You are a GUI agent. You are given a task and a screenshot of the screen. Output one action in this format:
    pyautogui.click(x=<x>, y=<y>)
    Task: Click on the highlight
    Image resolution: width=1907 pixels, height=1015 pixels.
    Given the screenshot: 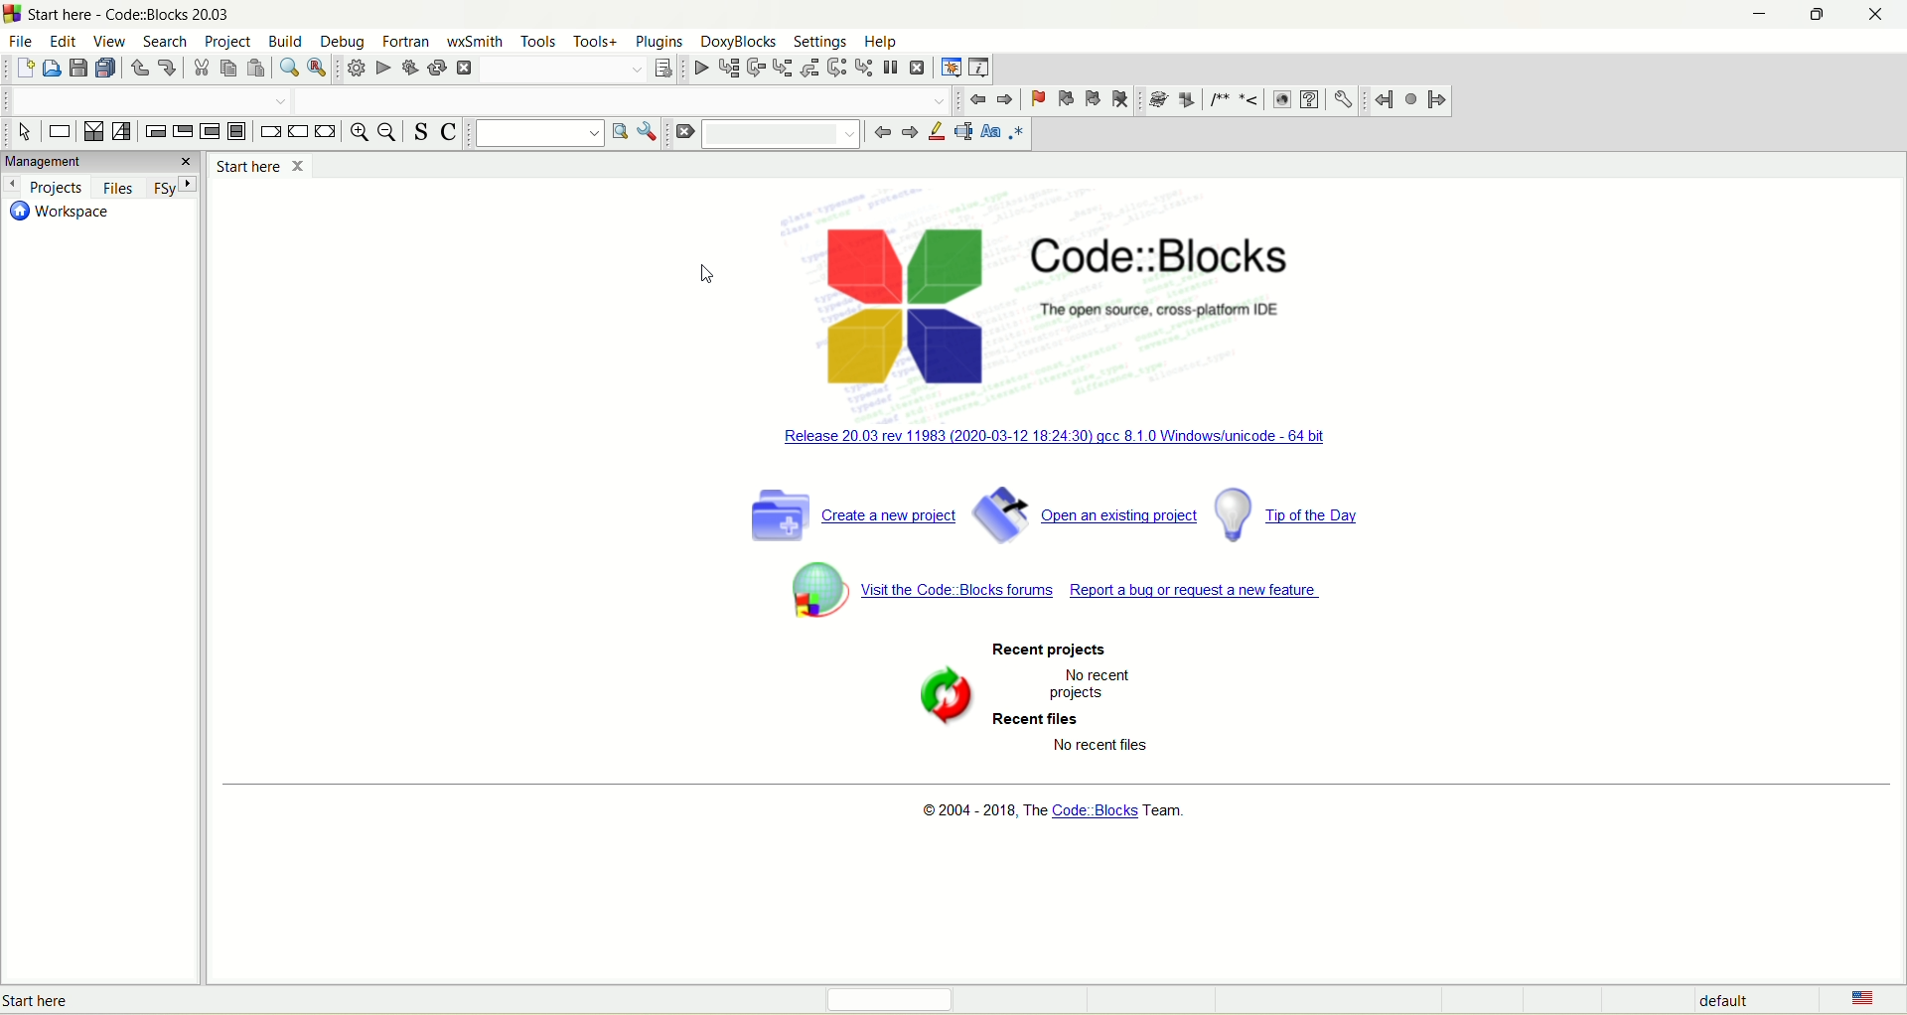 What is the action you would take?
    pyautogui.click(x=938, y=133)
    